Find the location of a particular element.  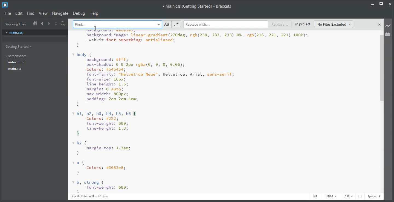

UTF-8 is located at coordinates (331, 196).